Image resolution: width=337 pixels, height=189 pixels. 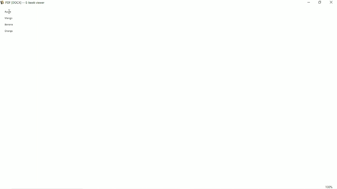 What do you see at coordinates (9, 25) in the screenshot?
I see `banana` at bounding box center [9, 25].